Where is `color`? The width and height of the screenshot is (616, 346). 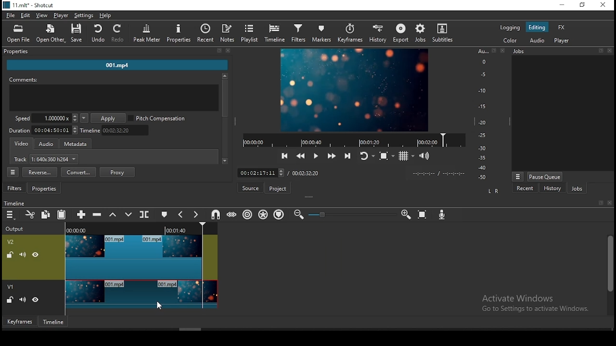
color is located at coordinates (510, 39).